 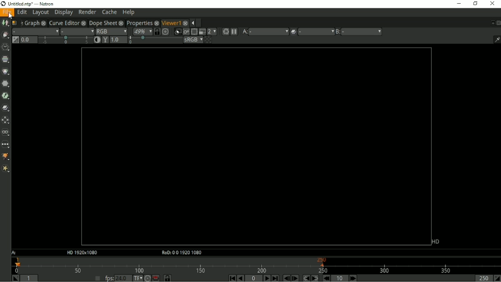 I want to click on HD, so click(x=81, y=253).